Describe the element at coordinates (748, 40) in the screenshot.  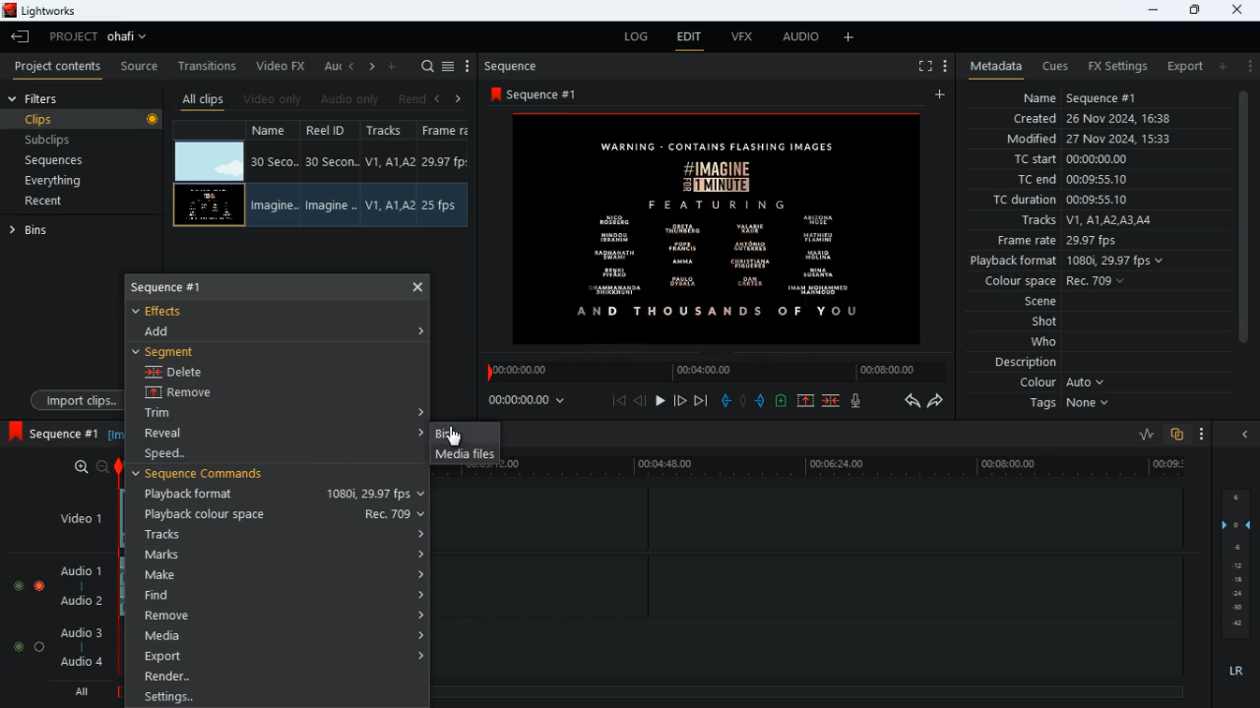
I see `vfx` at that location.